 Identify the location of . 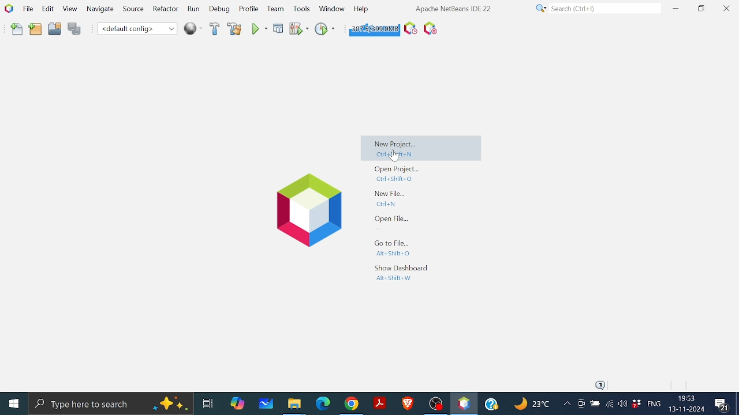
(331, 7).